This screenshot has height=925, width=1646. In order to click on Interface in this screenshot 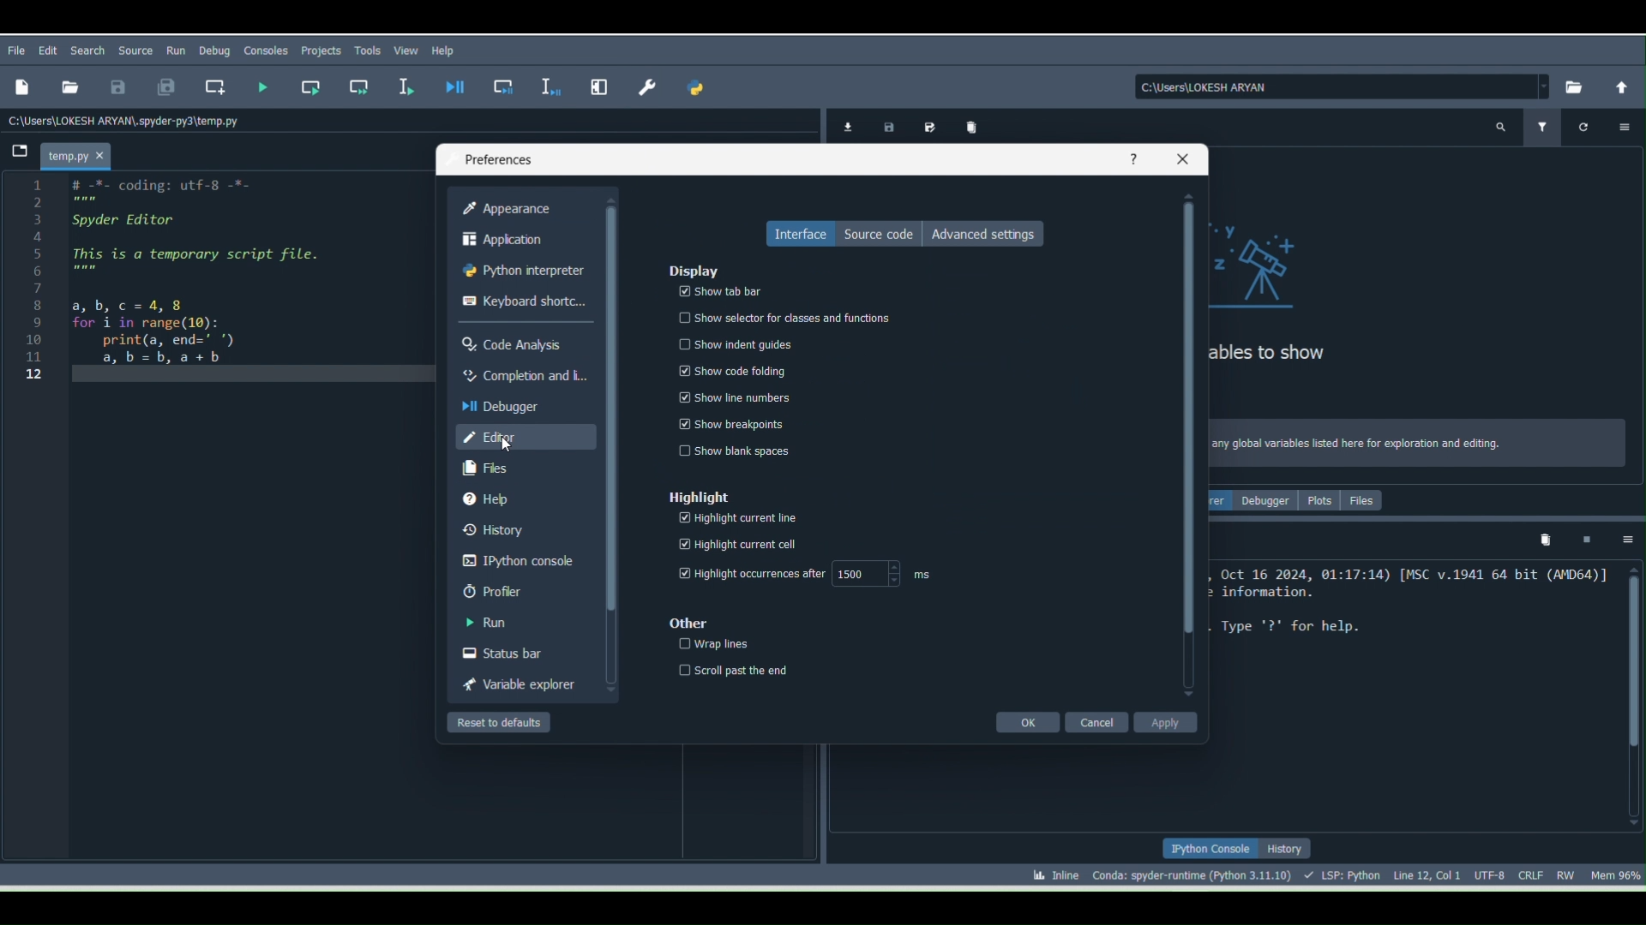, I will do `click(793, 233)`.